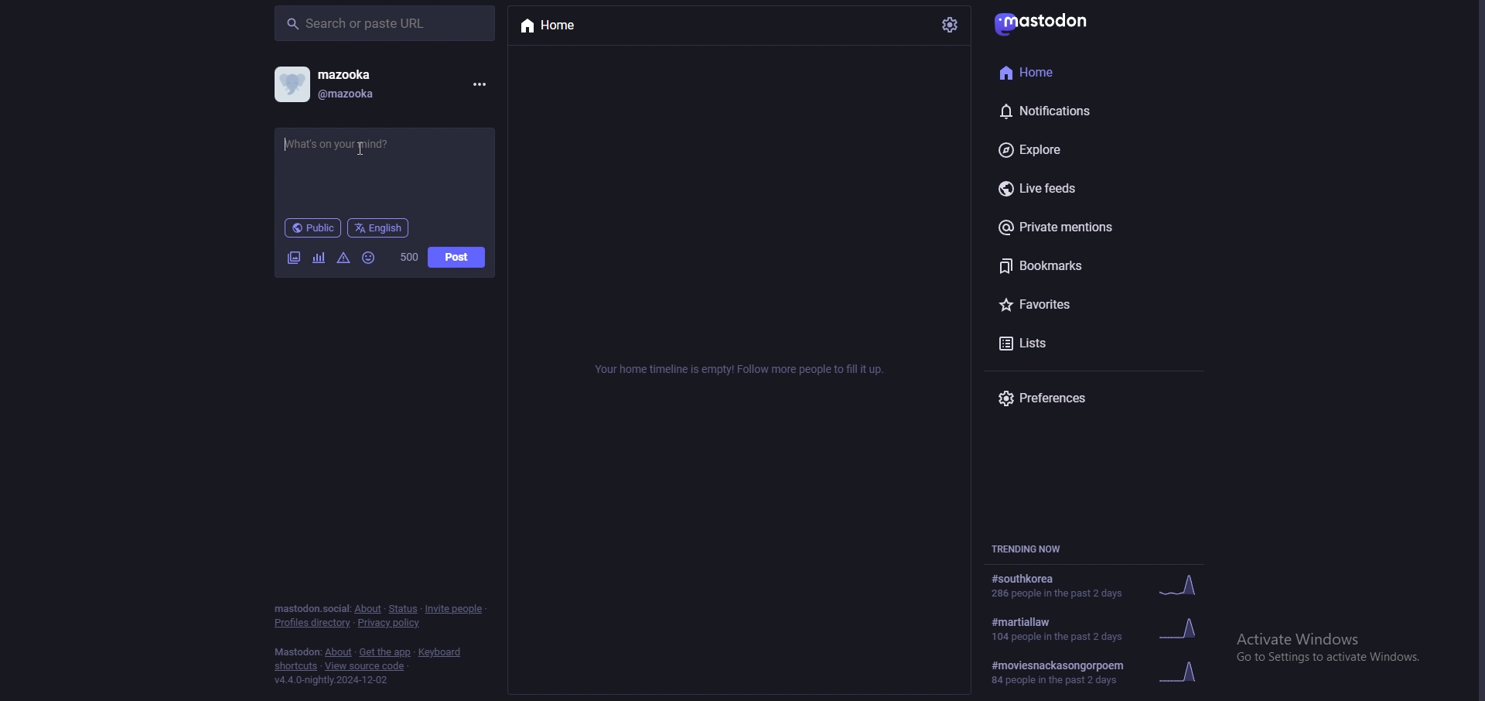  Describe the element at coordinates (1027, 548) in the screenshot. I see `trending now` at that location.